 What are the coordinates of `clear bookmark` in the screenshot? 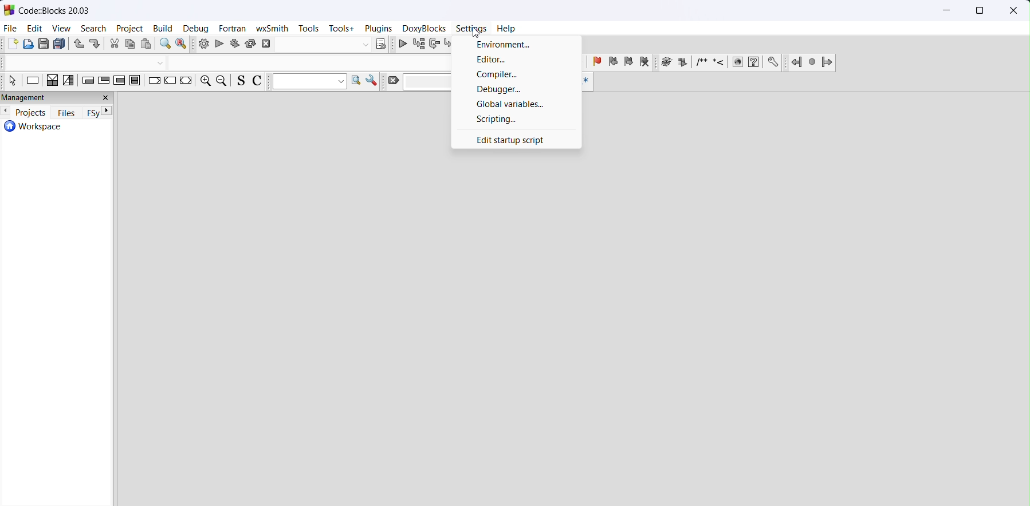 It's located at (644, 63).